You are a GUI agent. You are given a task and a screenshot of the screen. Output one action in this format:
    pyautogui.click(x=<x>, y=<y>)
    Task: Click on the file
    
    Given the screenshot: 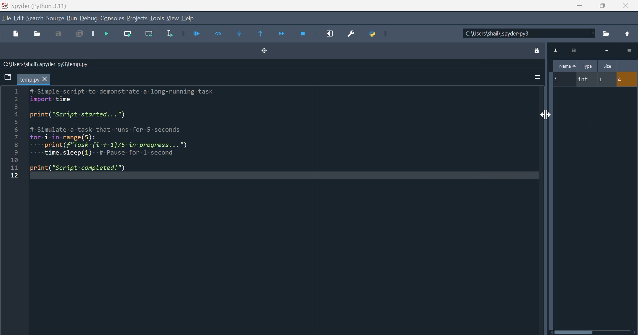 What is the action you would take?
    pyautogui.click(x=6, y=18)
    